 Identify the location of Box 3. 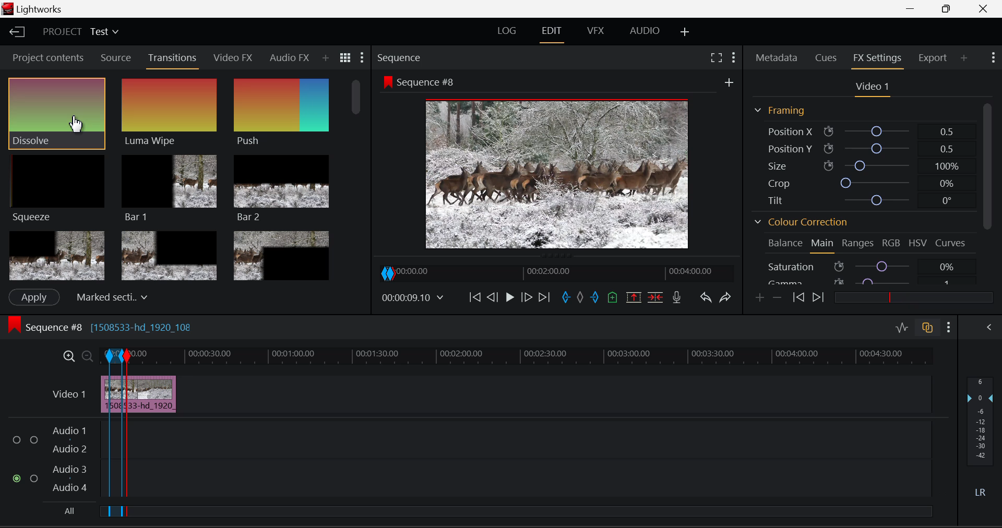
(282, 254).